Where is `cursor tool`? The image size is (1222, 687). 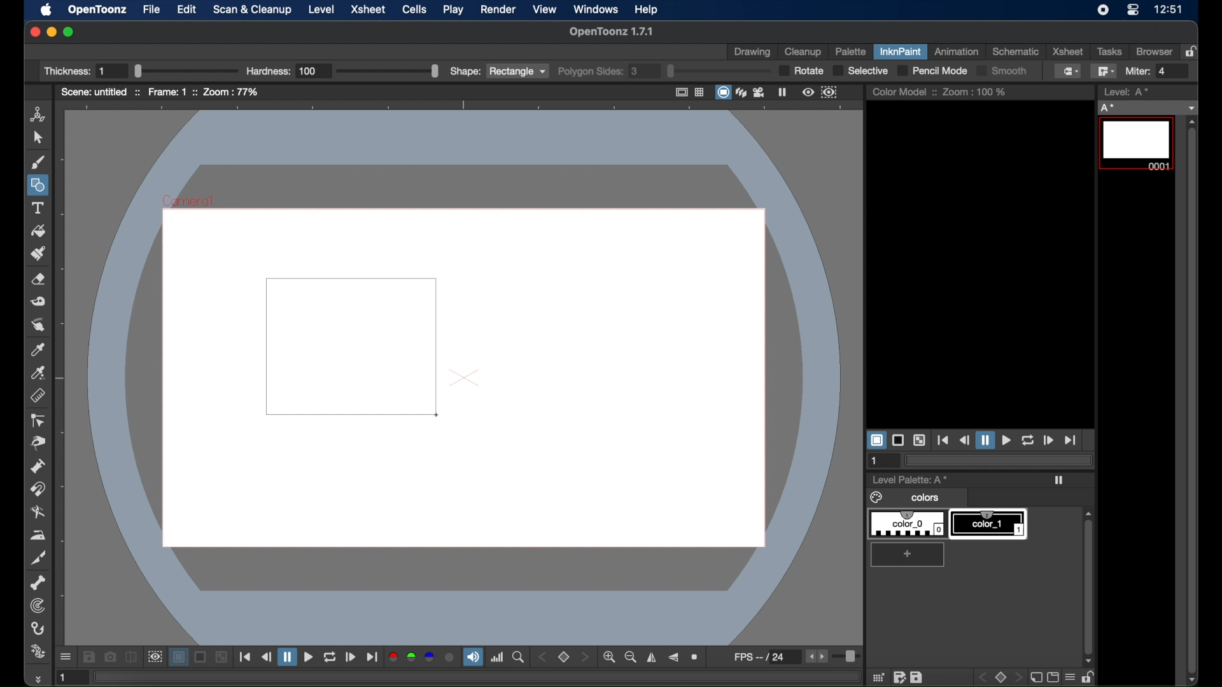 cursor tool is located at coordinates (38, 137).